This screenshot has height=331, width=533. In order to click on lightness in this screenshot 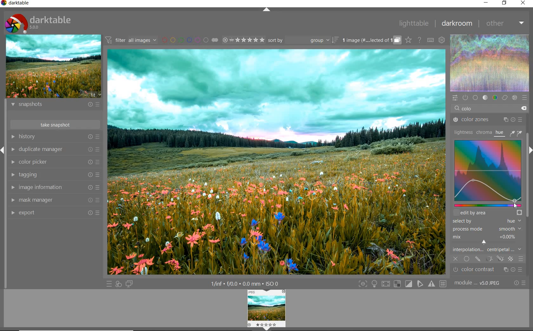, I will do `click(463, 132)`.